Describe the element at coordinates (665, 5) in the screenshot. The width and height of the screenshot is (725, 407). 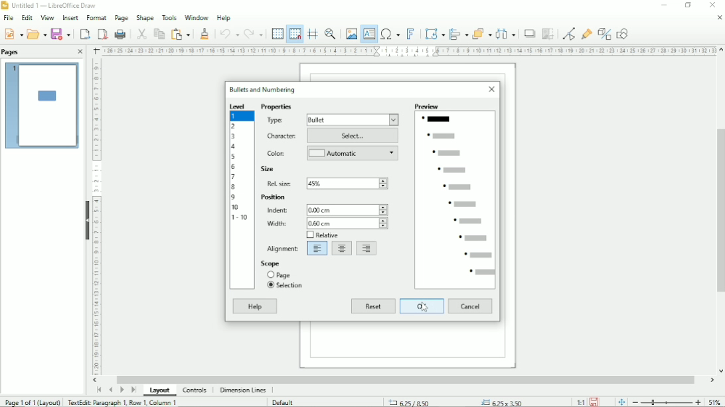
I see `Minimize` at that location.